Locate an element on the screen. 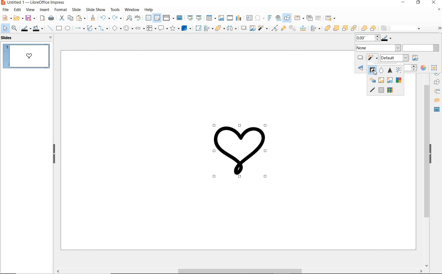 This screenshot has width=442, height=274. duplicate slide is located at coordinates (309, 18).